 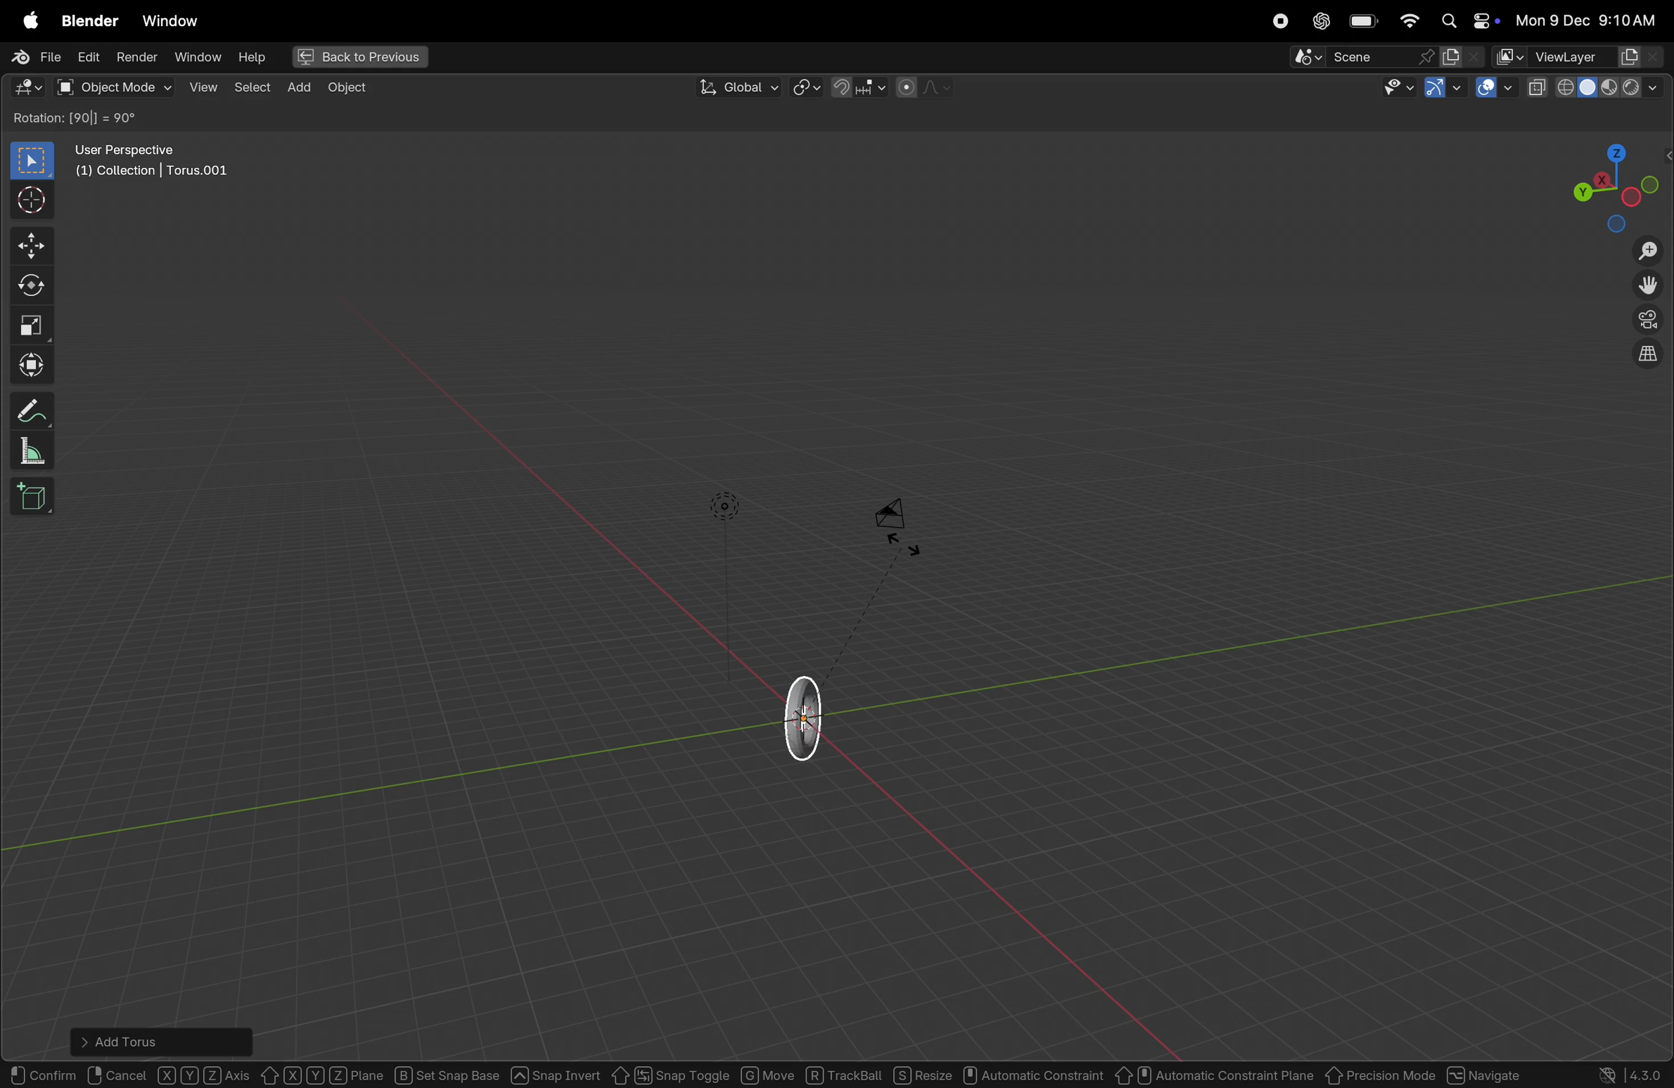 I want to click on back to previous, so click(x=357, y=58).